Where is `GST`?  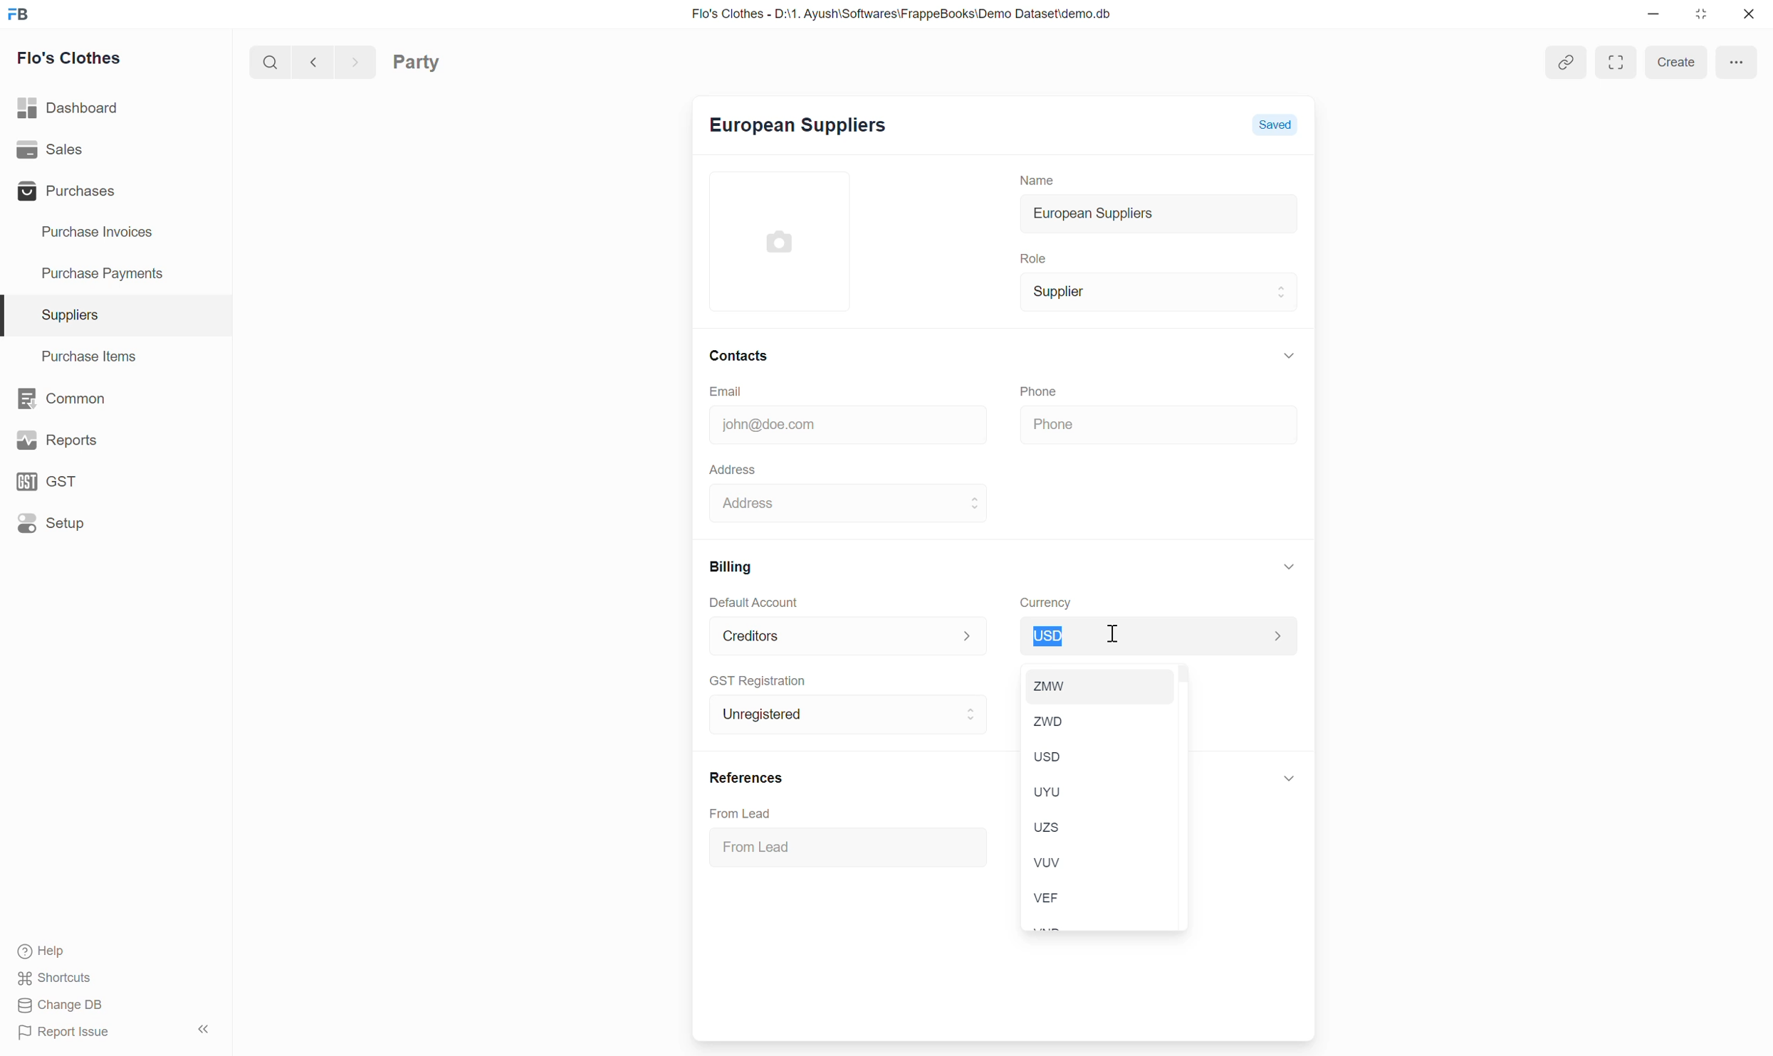
GST is located at coordinates (47, 474).